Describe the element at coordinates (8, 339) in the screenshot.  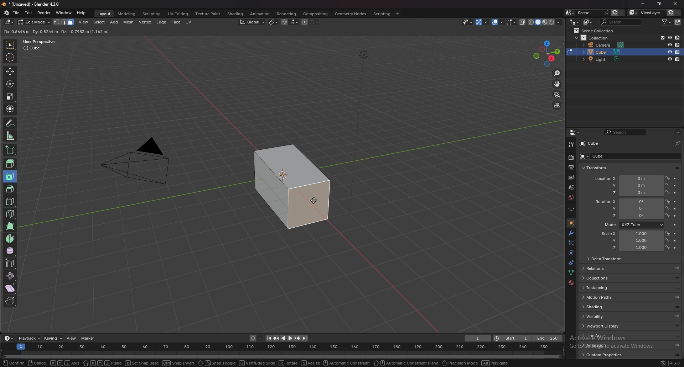
I see `editor type` at that location.